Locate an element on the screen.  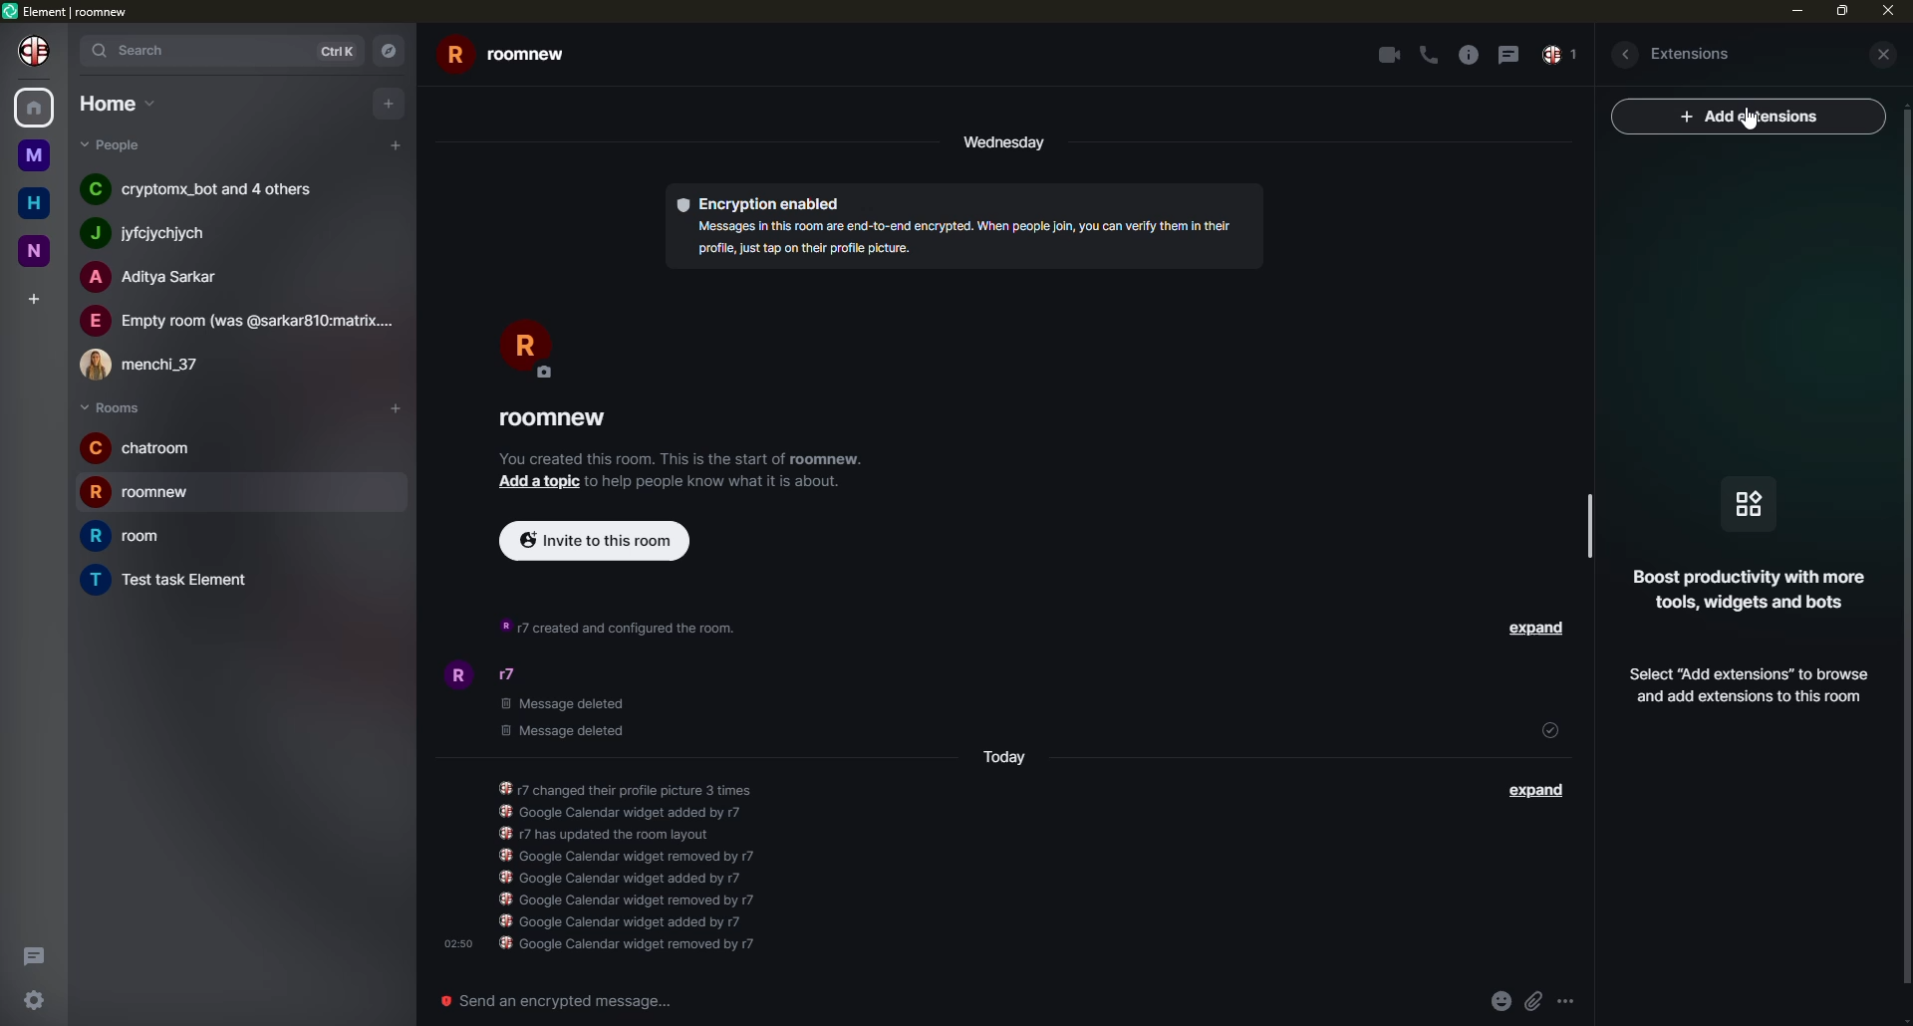
min is located at coordinates (1790, 11).